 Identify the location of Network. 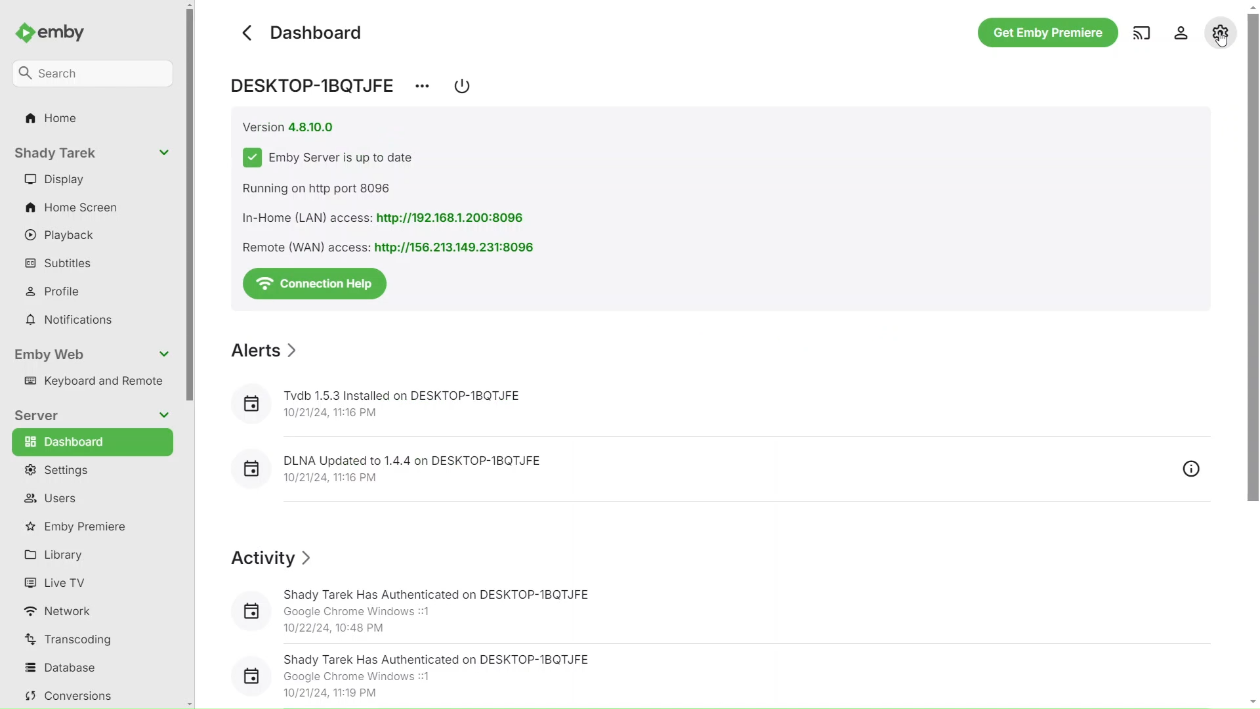
(56, 611).